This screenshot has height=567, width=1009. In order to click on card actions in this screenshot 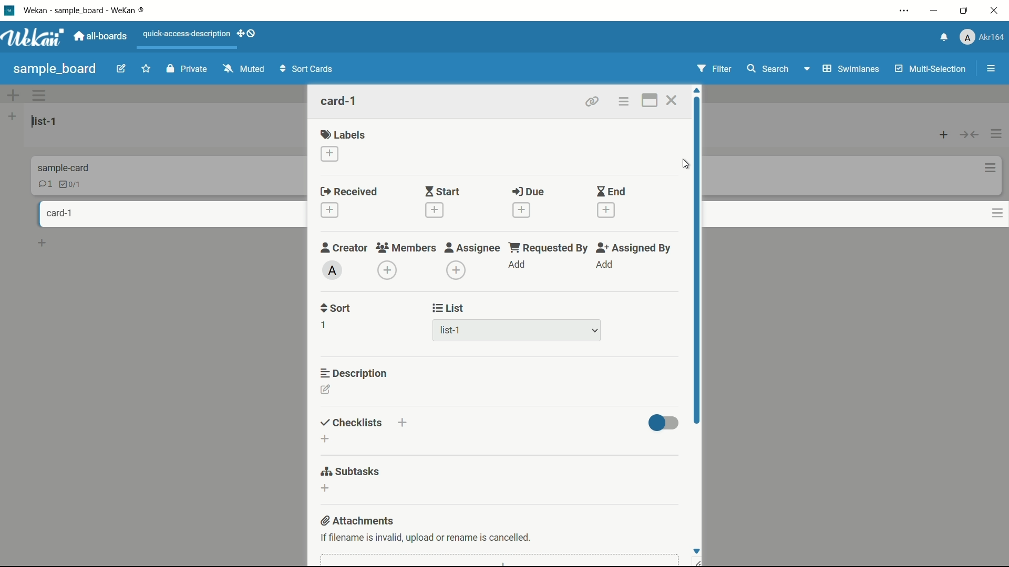, I will do `click(625, 101)`.